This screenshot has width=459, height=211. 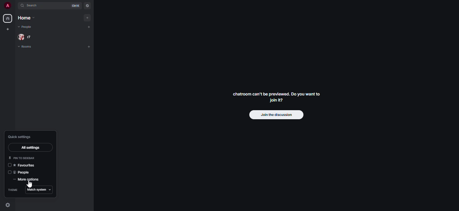 What do you see at coordinates (15, 5) in the screenshot?
I see `expand` at bounding box center [15, 5].